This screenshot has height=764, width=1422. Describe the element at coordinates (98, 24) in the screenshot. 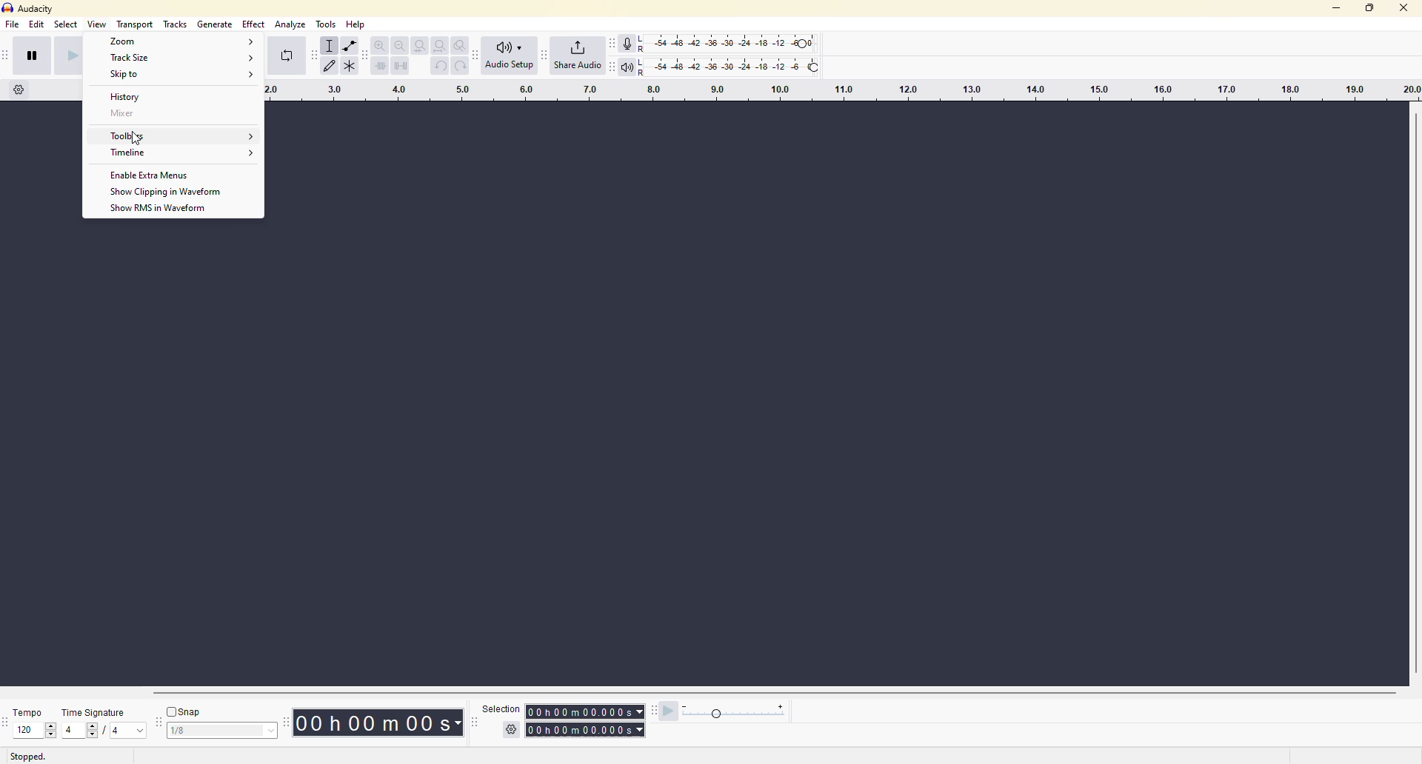

I see `view` at that location.